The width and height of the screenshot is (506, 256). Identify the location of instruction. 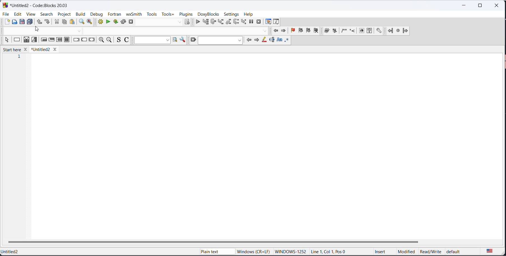
(16, 40).